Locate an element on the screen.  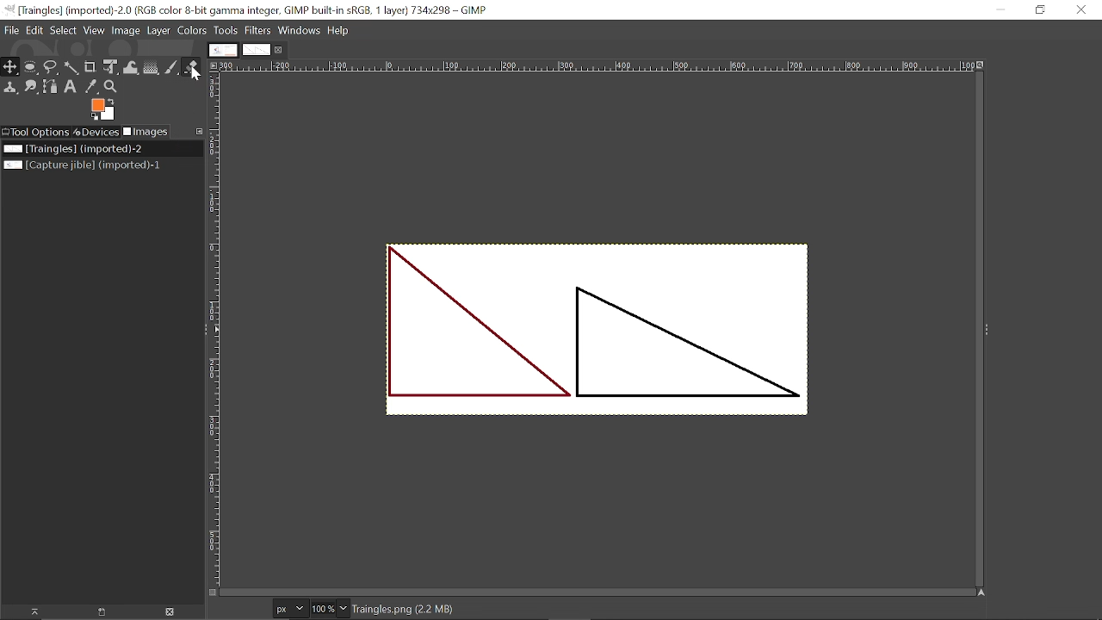
Move tool is located at coordinates (9, 67).